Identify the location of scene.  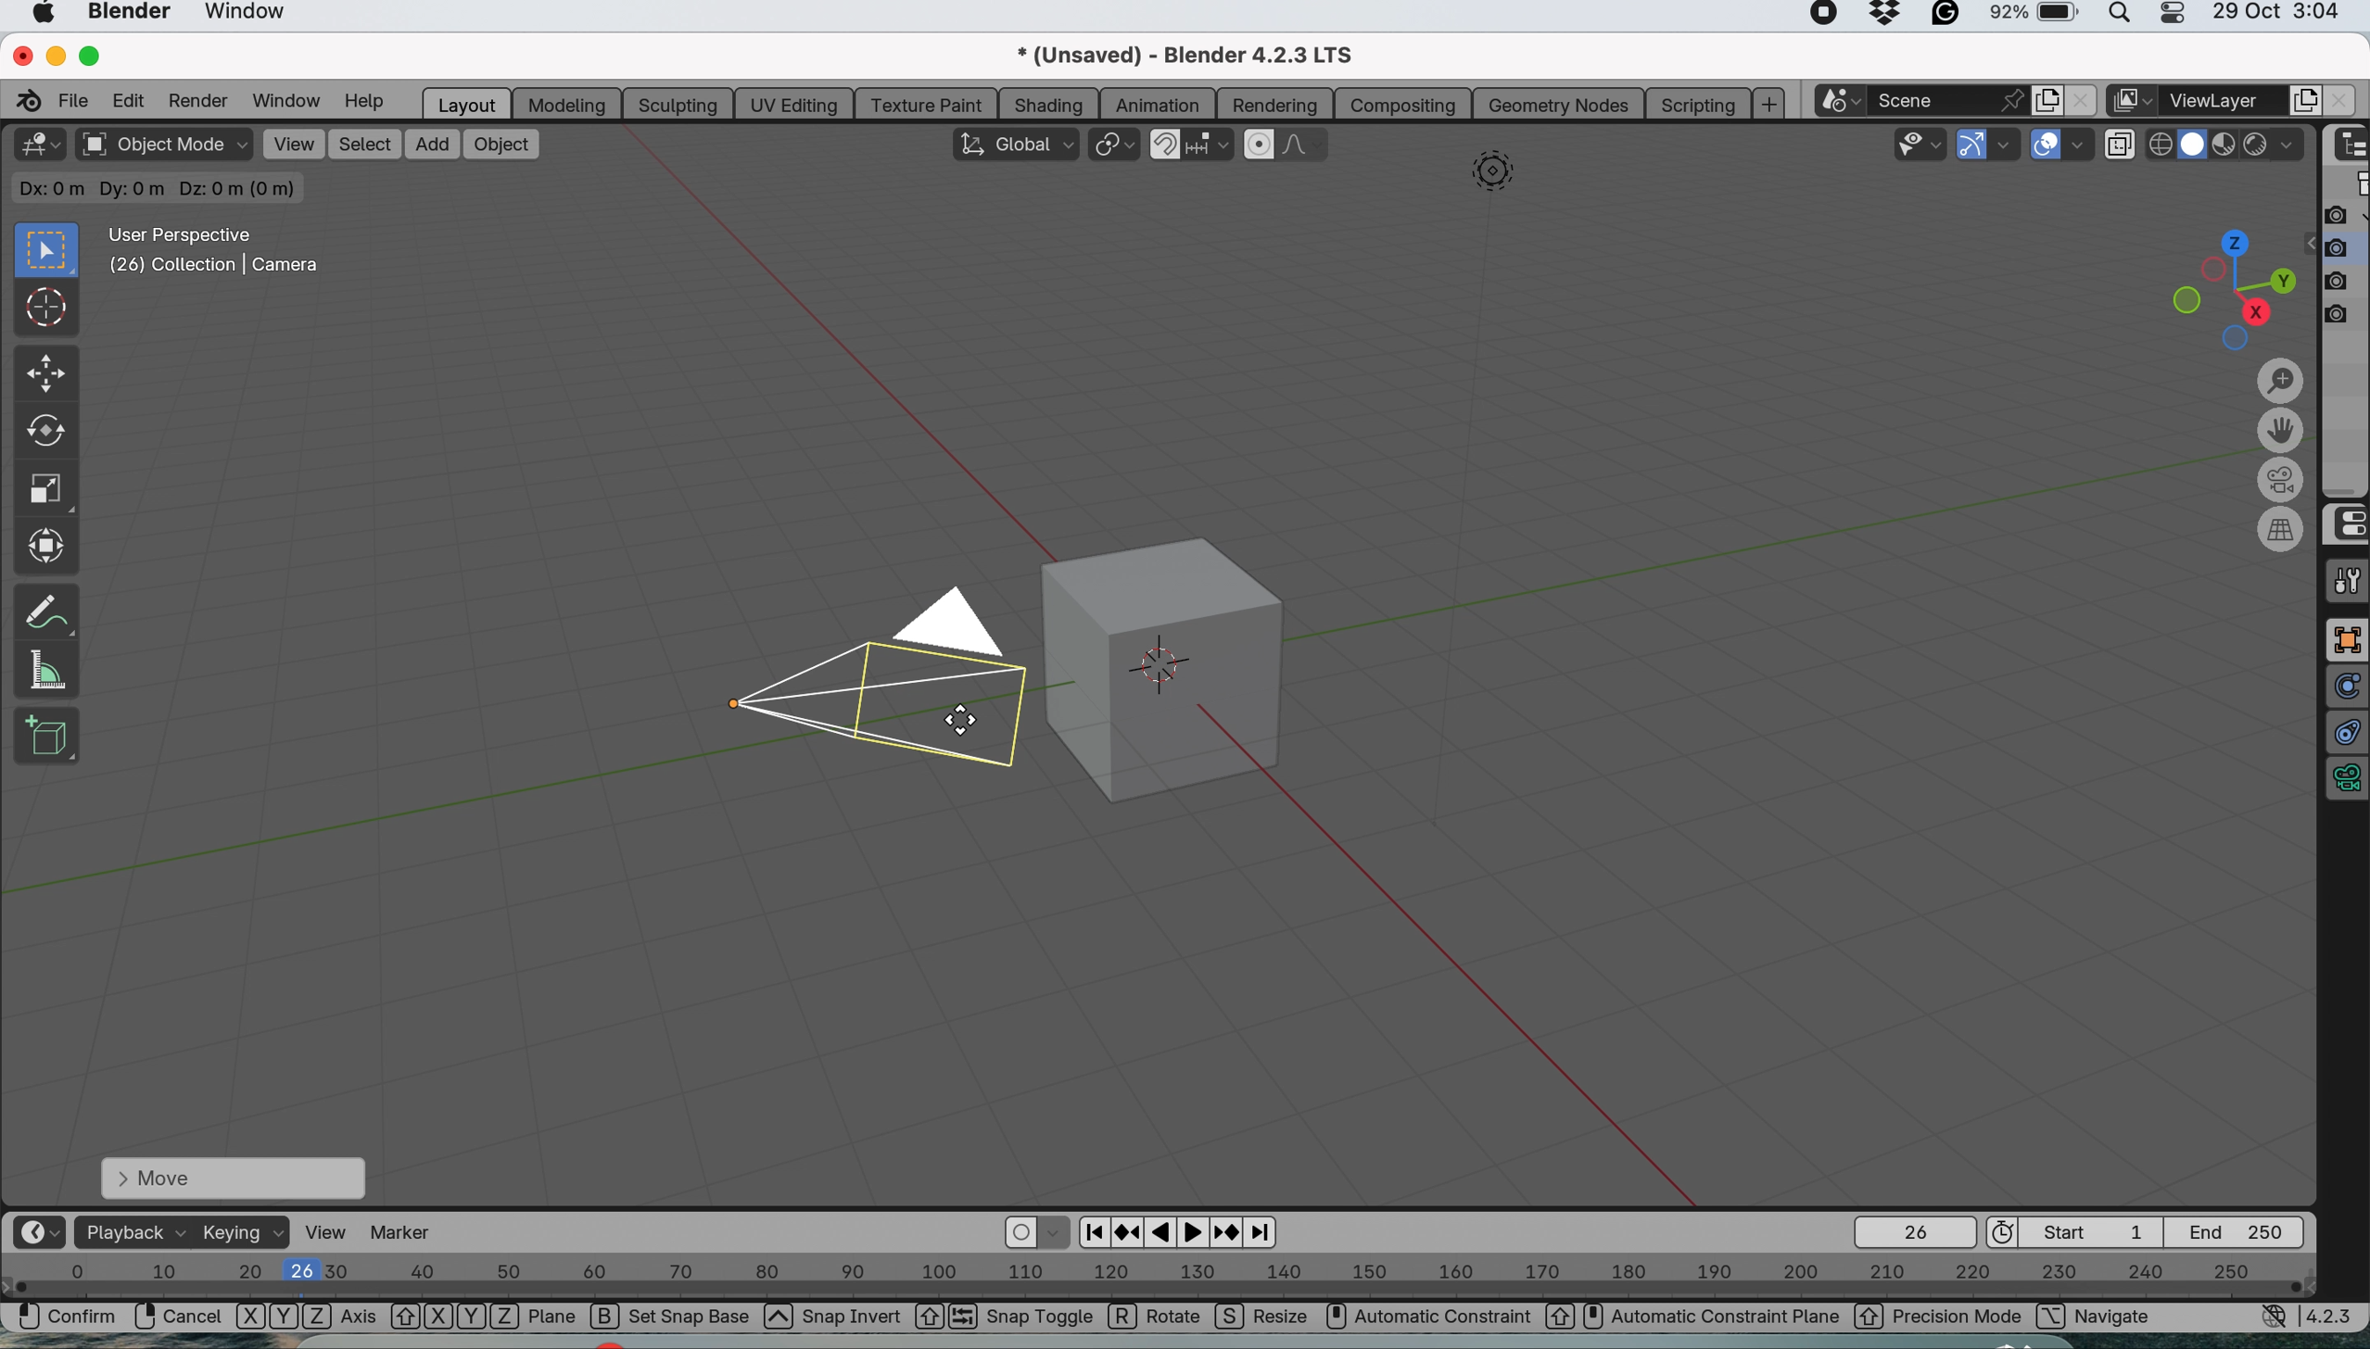
(1953, 100).